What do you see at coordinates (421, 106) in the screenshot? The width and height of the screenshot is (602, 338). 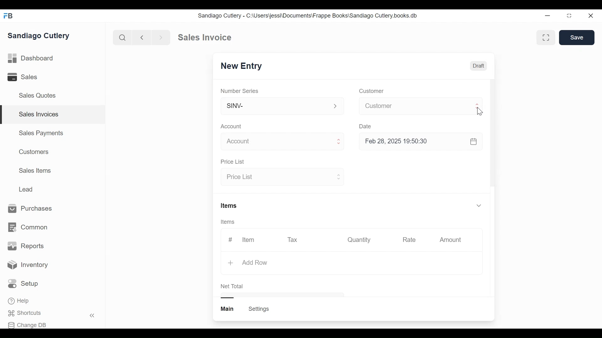 I see `Customer` at bounding box center [421, 106].